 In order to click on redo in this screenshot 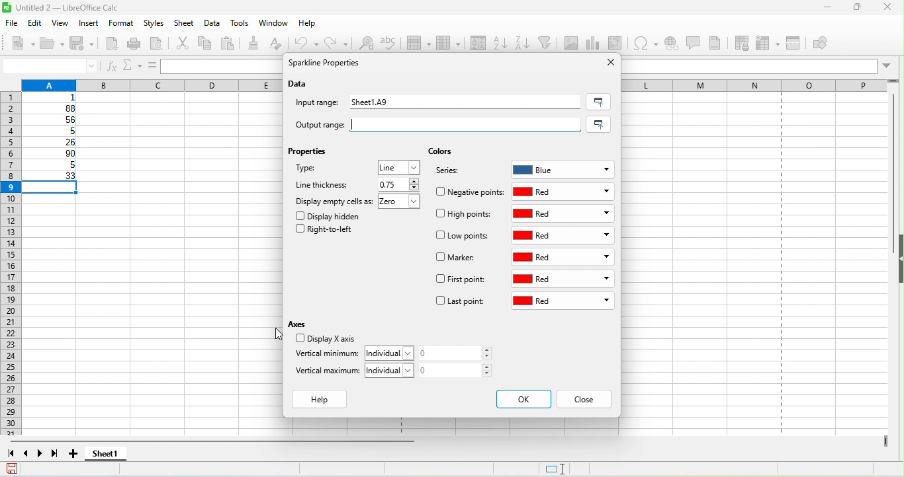, I will do `click(338, 42)`.